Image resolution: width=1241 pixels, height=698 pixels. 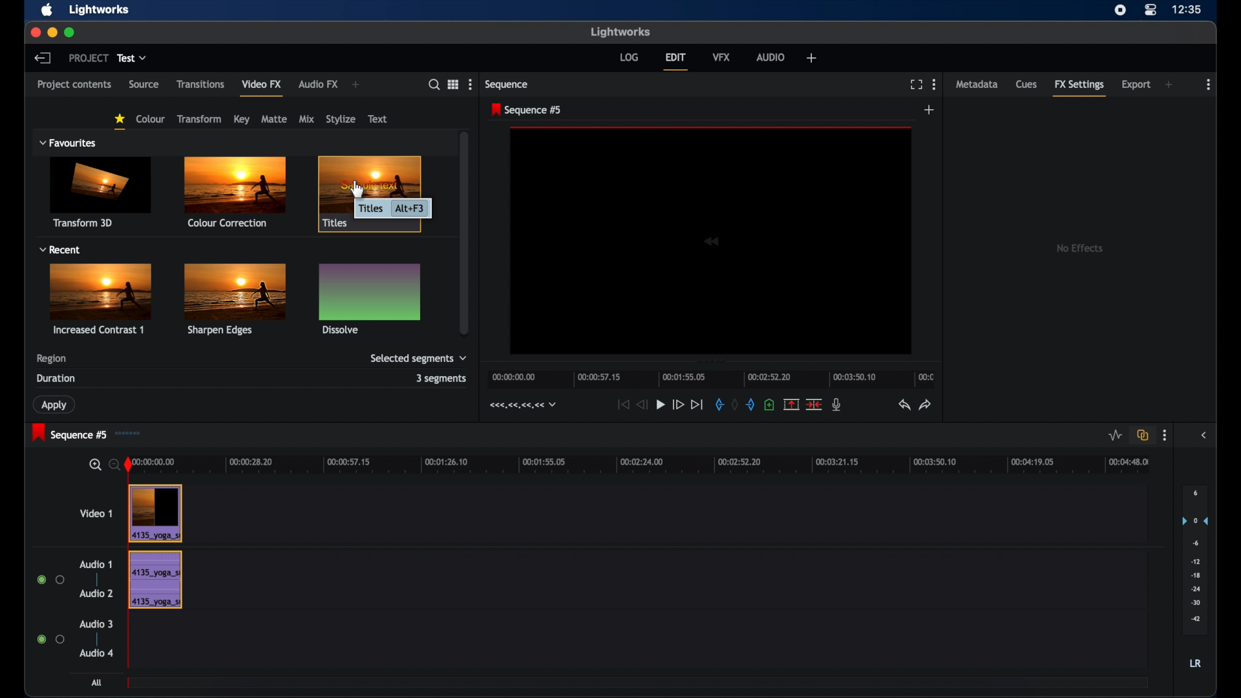 I want to click on transform, so click(x=200, y=119).